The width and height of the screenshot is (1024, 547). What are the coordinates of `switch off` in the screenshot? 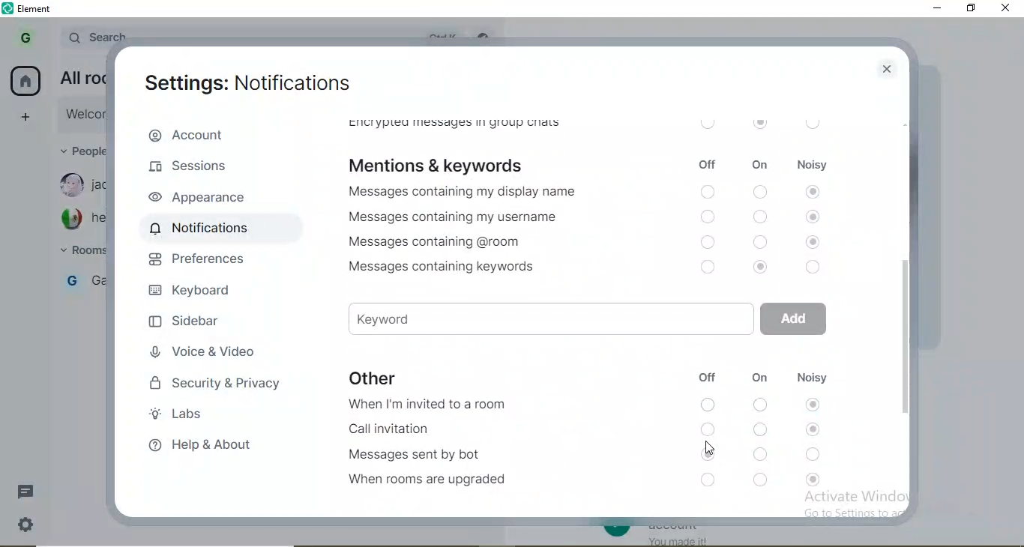 It's located at (711, 271).